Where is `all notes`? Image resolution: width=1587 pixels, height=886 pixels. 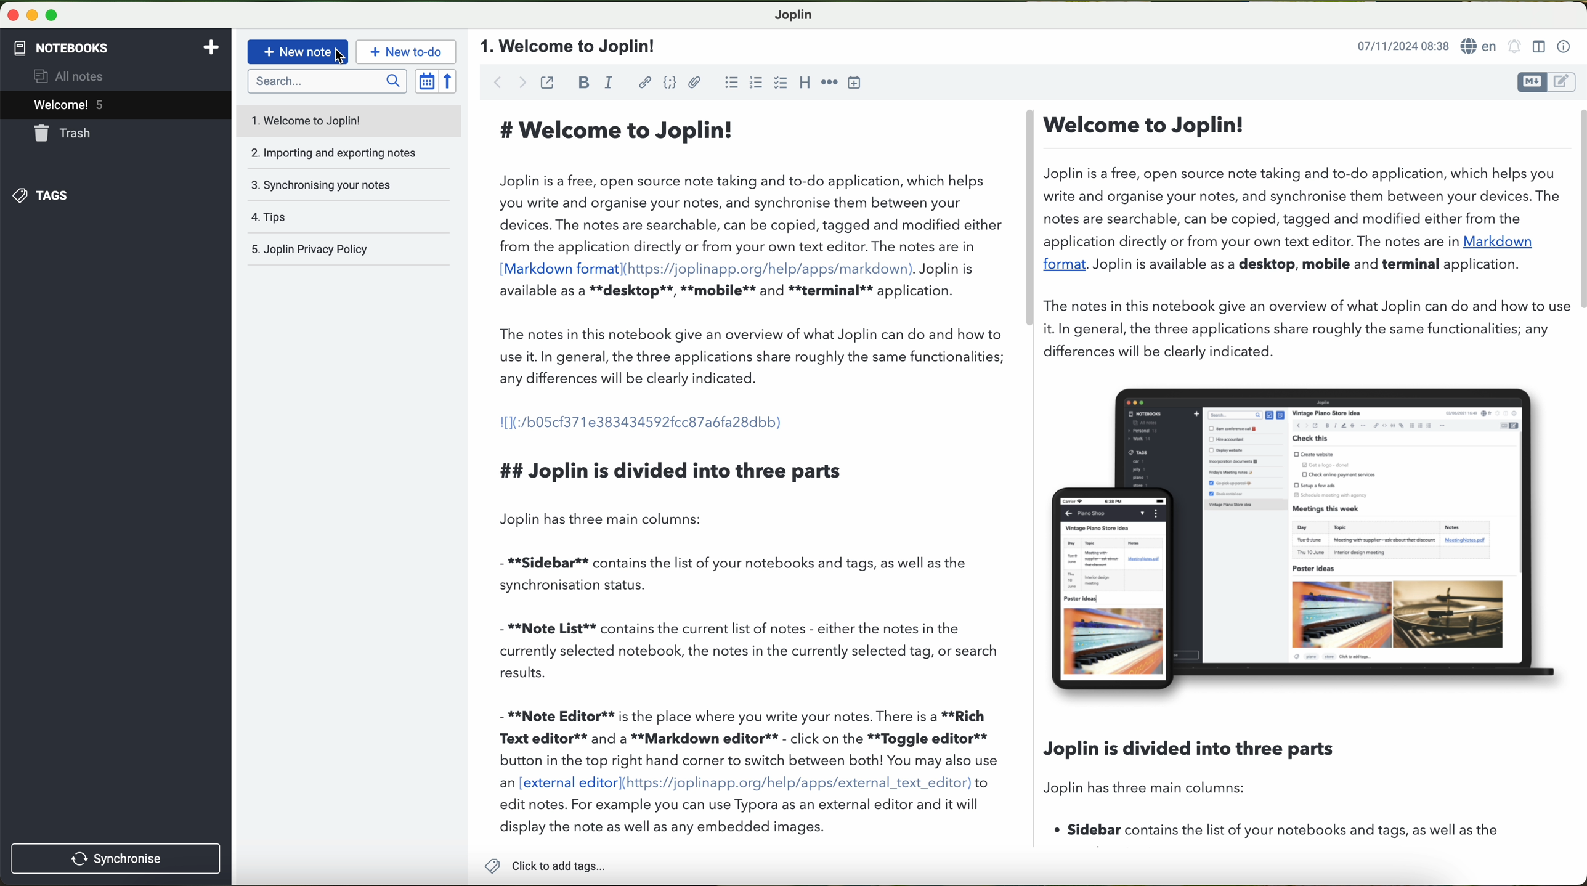 all notes is located at coordinates (72, 75).